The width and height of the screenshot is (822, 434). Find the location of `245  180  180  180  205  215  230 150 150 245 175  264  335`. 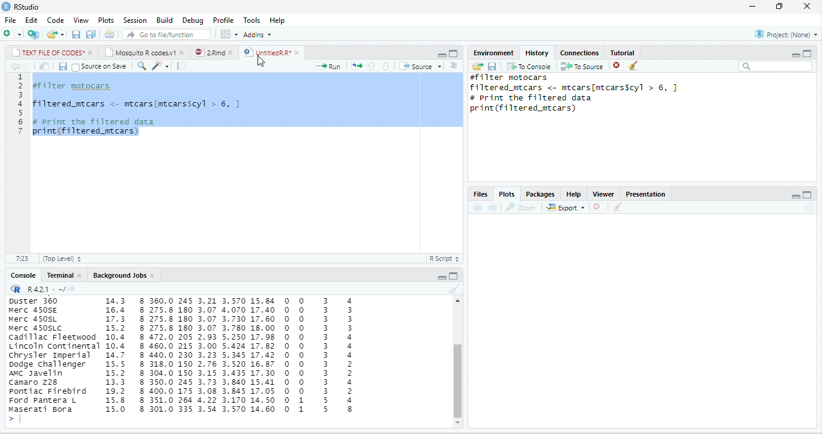

245  180  180  180  205  215  230 150 150 245 175  264  335 is located at coordinates (185, 356).